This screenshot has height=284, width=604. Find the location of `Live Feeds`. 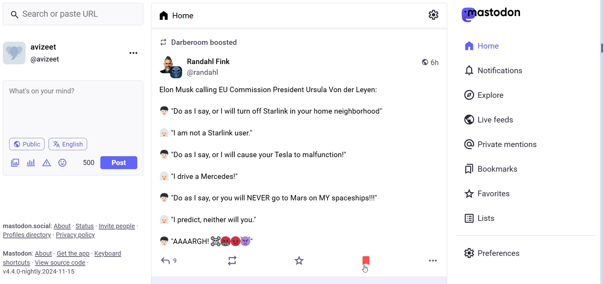

Live Feeds is located at coordinates (488, 118).